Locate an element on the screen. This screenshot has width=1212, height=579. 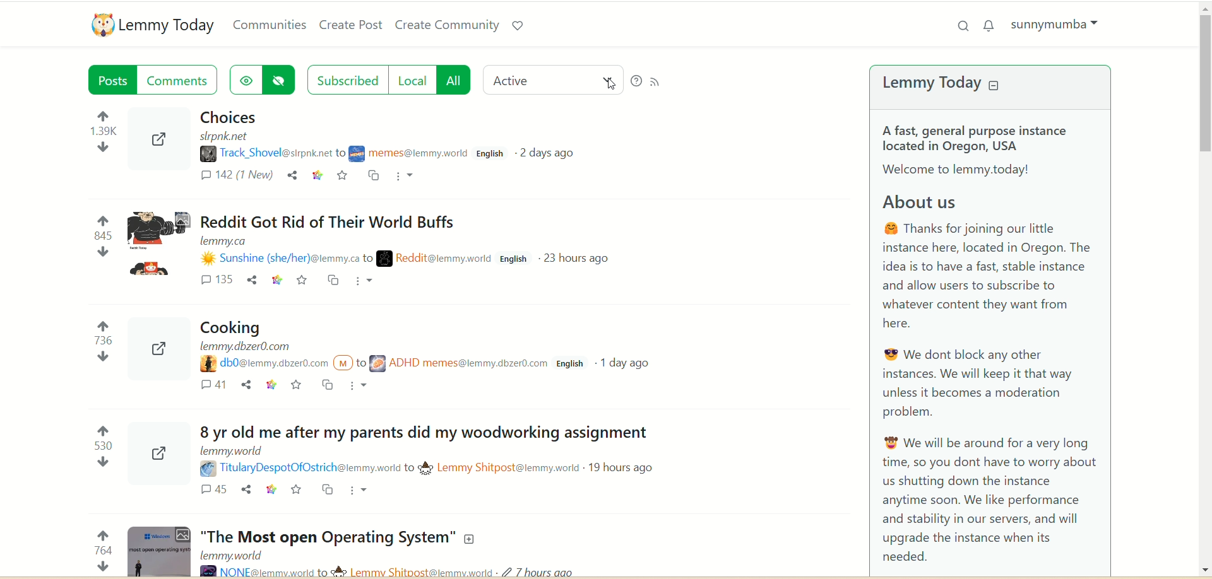
Post on "Reddit Got Rid of Their World Buffs" is located at coordinates (312, 236).